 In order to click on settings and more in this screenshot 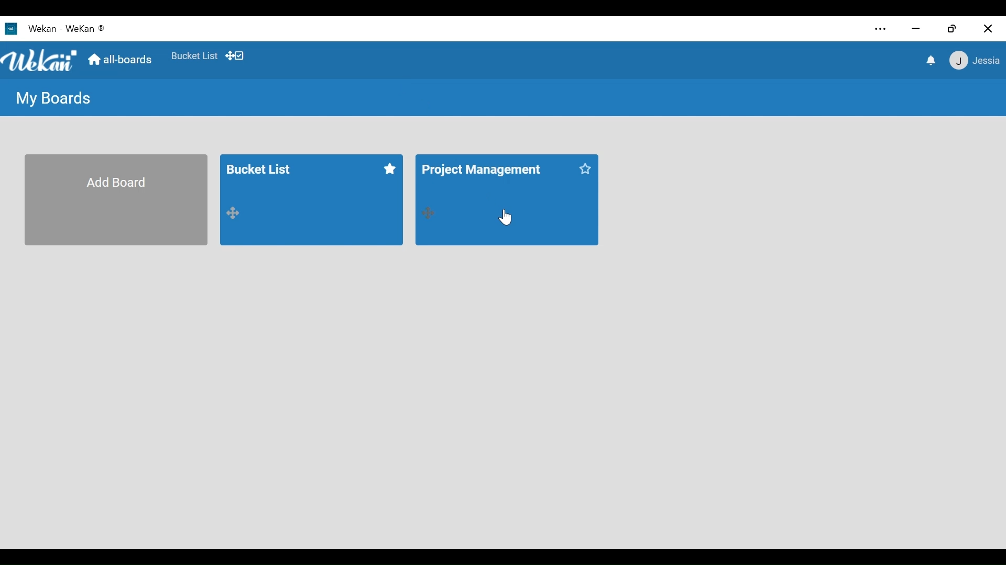, I will do `click(879, 29)`.